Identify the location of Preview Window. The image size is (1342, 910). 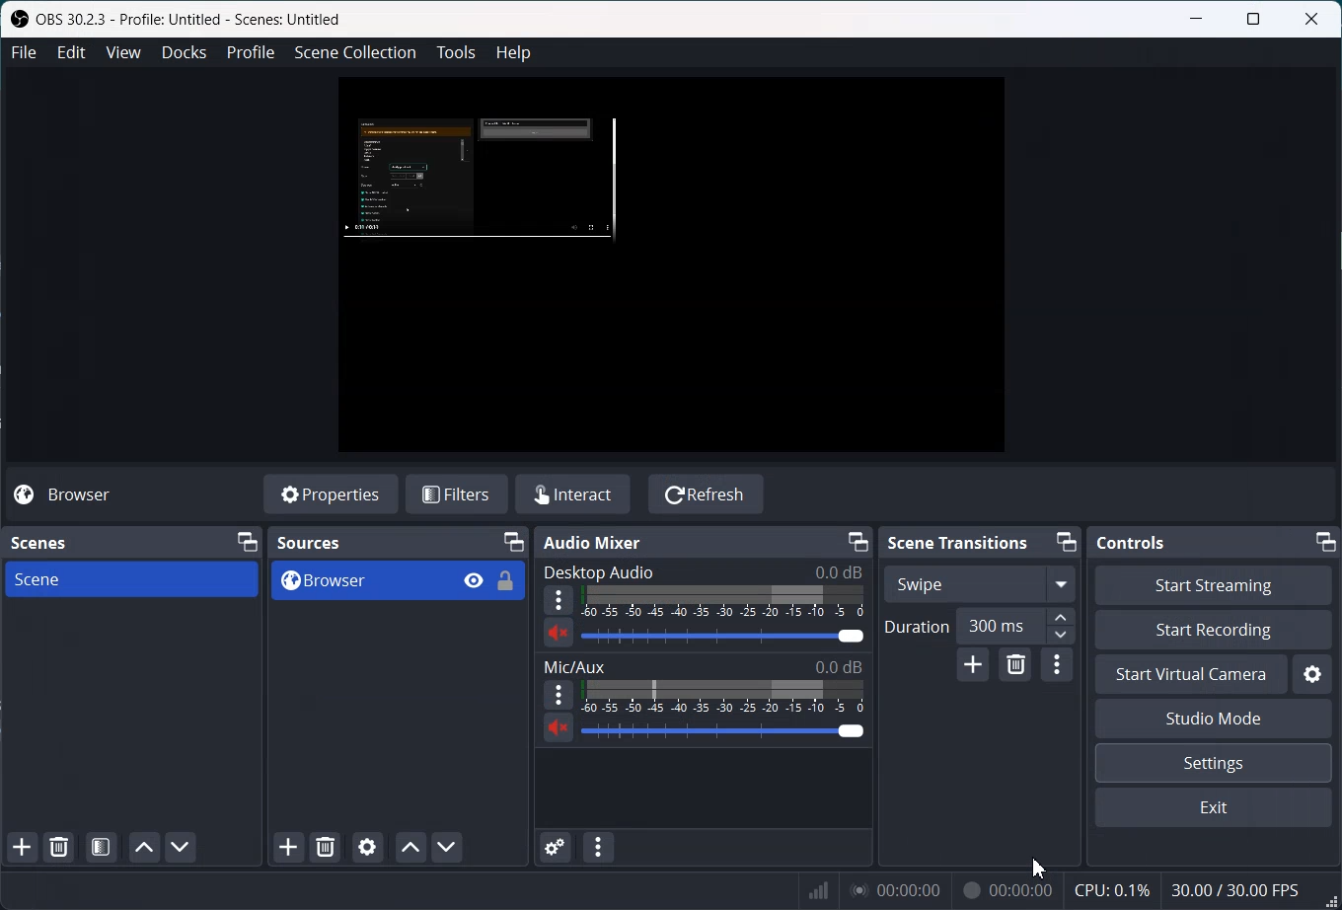
(670, 265).